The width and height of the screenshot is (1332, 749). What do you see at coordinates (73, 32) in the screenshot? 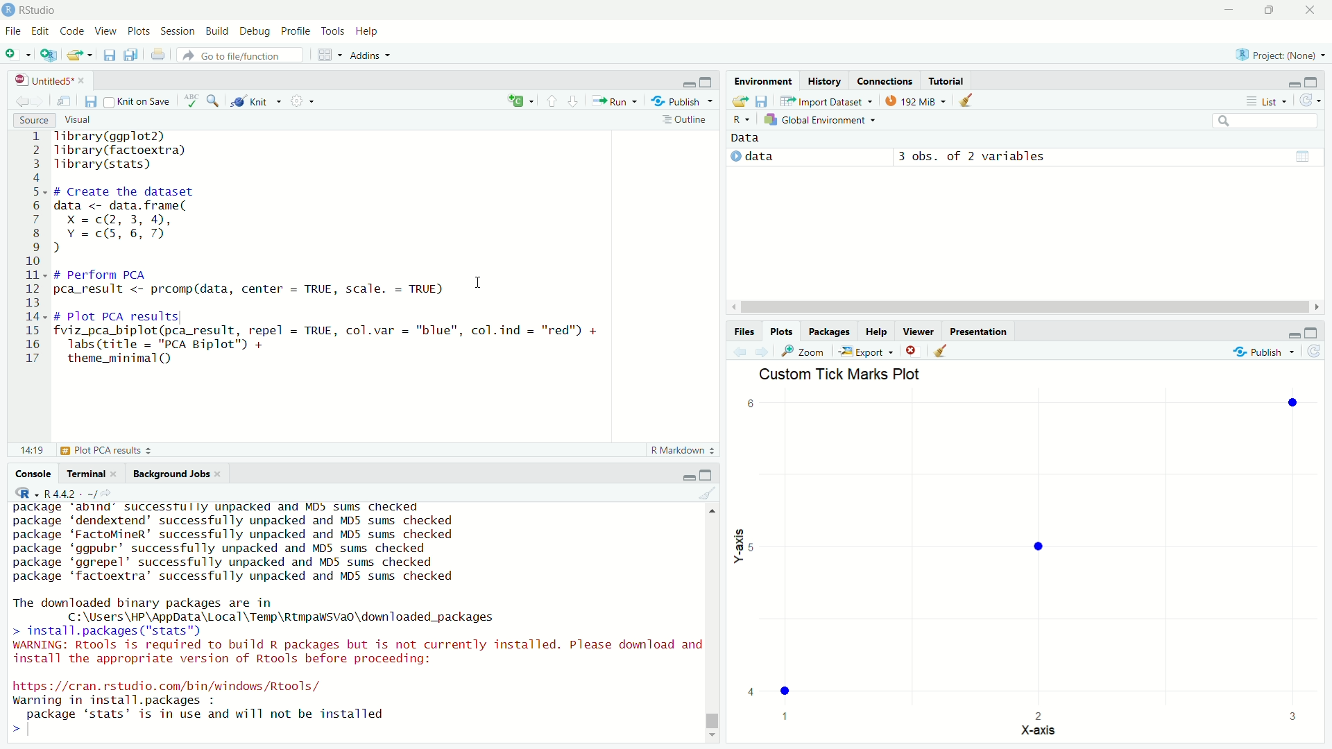
I see `Code` at bounding box center [73, 32].